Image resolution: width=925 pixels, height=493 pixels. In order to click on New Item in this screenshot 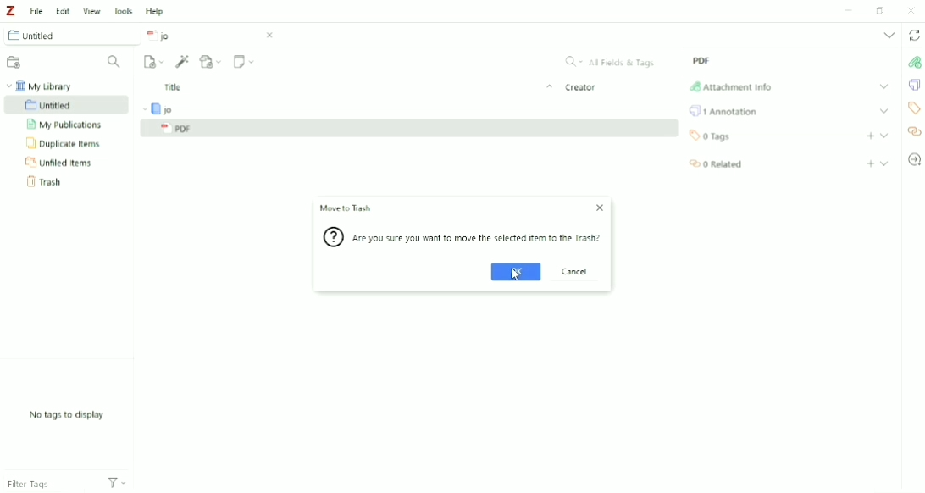, I will do `click(155, 62)`.